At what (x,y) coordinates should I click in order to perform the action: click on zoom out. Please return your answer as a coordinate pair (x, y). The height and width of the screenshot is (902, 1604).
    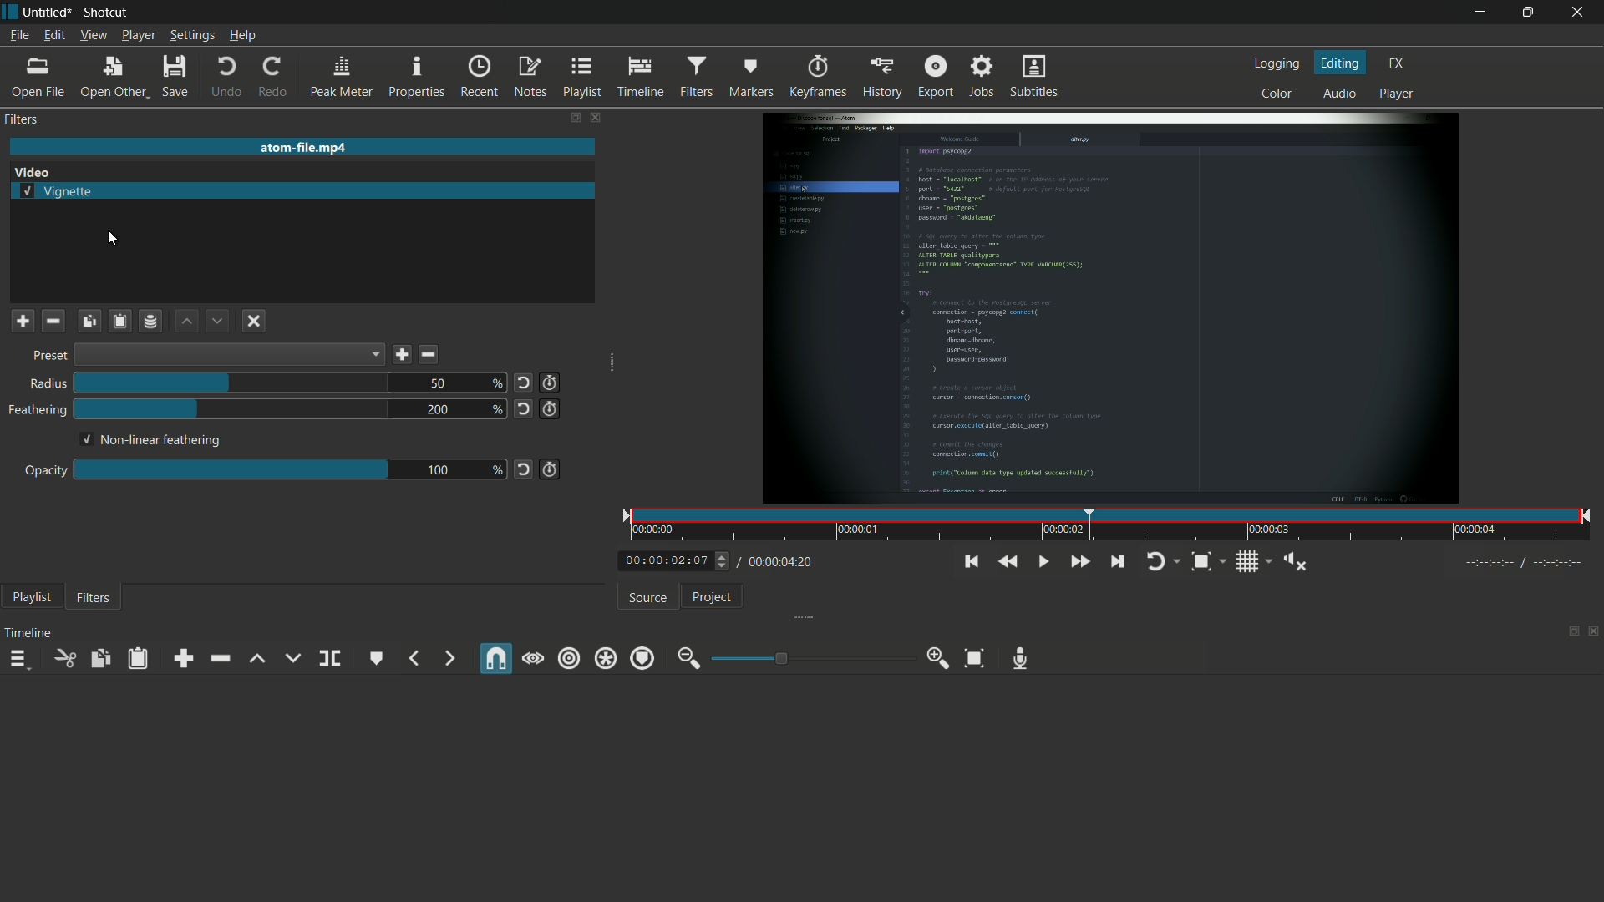
    Looking at the image, I should click on (689, 659).